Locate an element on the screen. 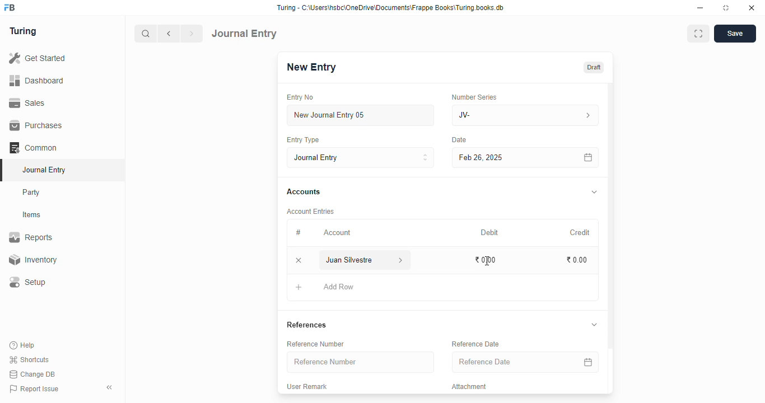 The width and height of the screenshot is (765, 403). journal entry is located at coordinates (361, 157).